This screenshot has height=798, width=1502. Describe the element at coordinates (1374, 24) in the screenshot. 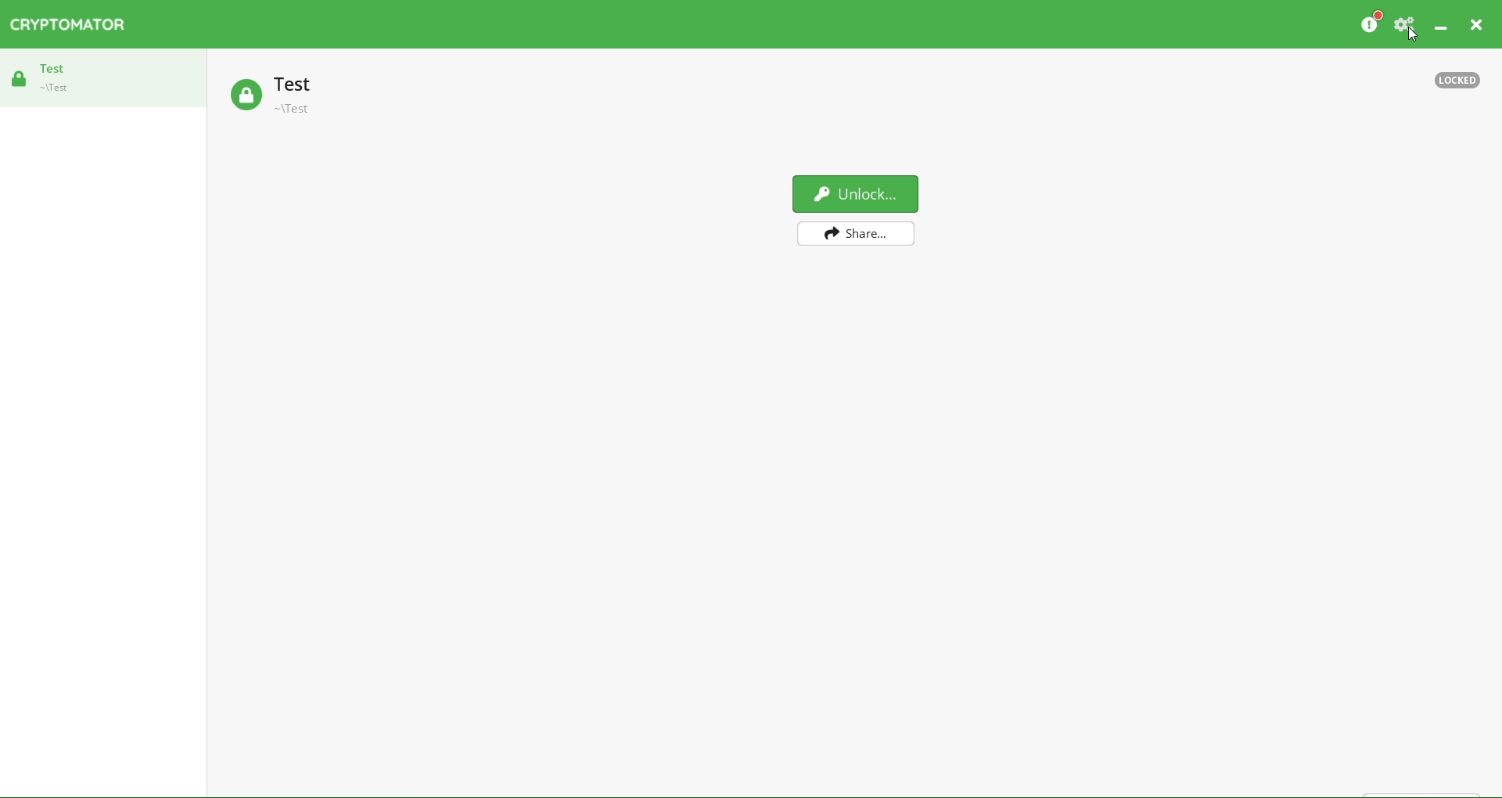

I see `Donate` at that location.